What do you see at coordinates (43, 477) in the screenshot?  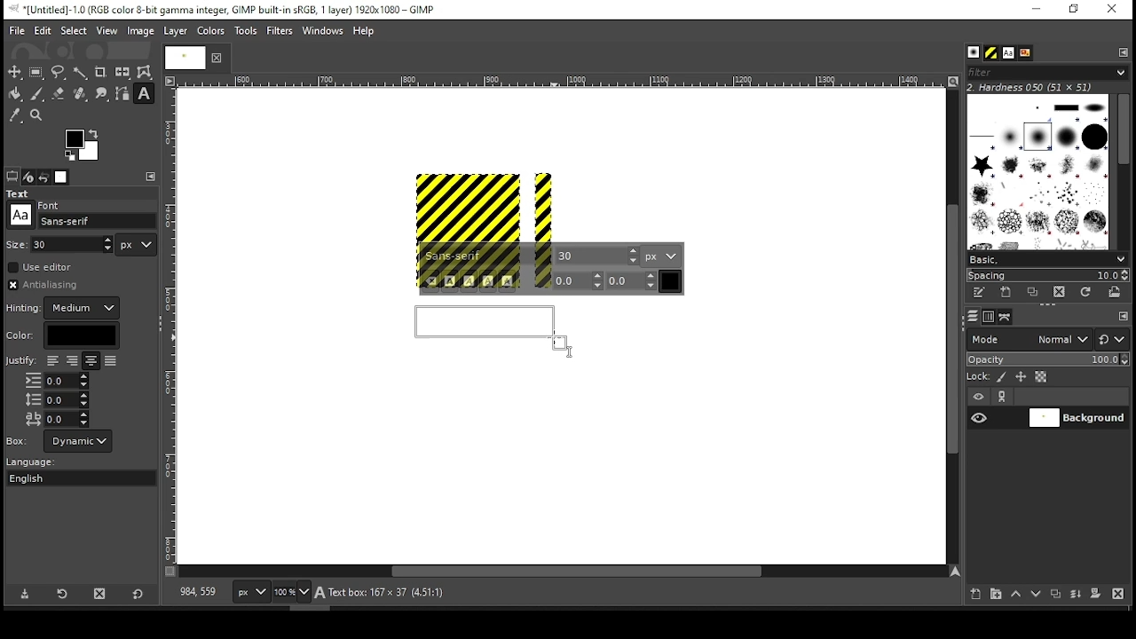 I see `english` at bounding box center [43, 477].